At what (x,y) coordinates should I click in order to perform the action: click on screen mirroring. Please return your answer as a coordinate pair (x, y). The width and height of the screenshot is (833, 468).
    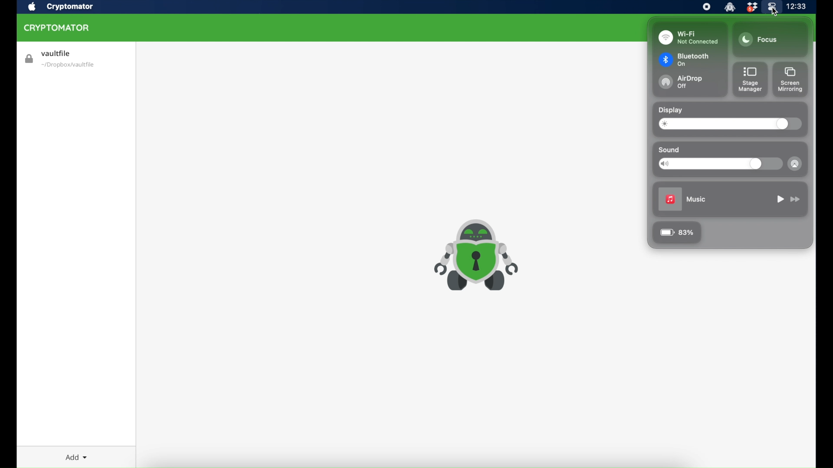
    Looking at the image, I should click on (790, 79).